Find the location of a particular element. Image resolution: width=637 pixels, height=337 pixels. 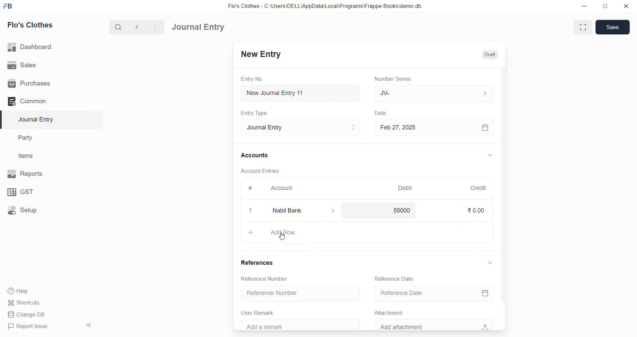

collapse sidebar is located at coordinates (90, 325).